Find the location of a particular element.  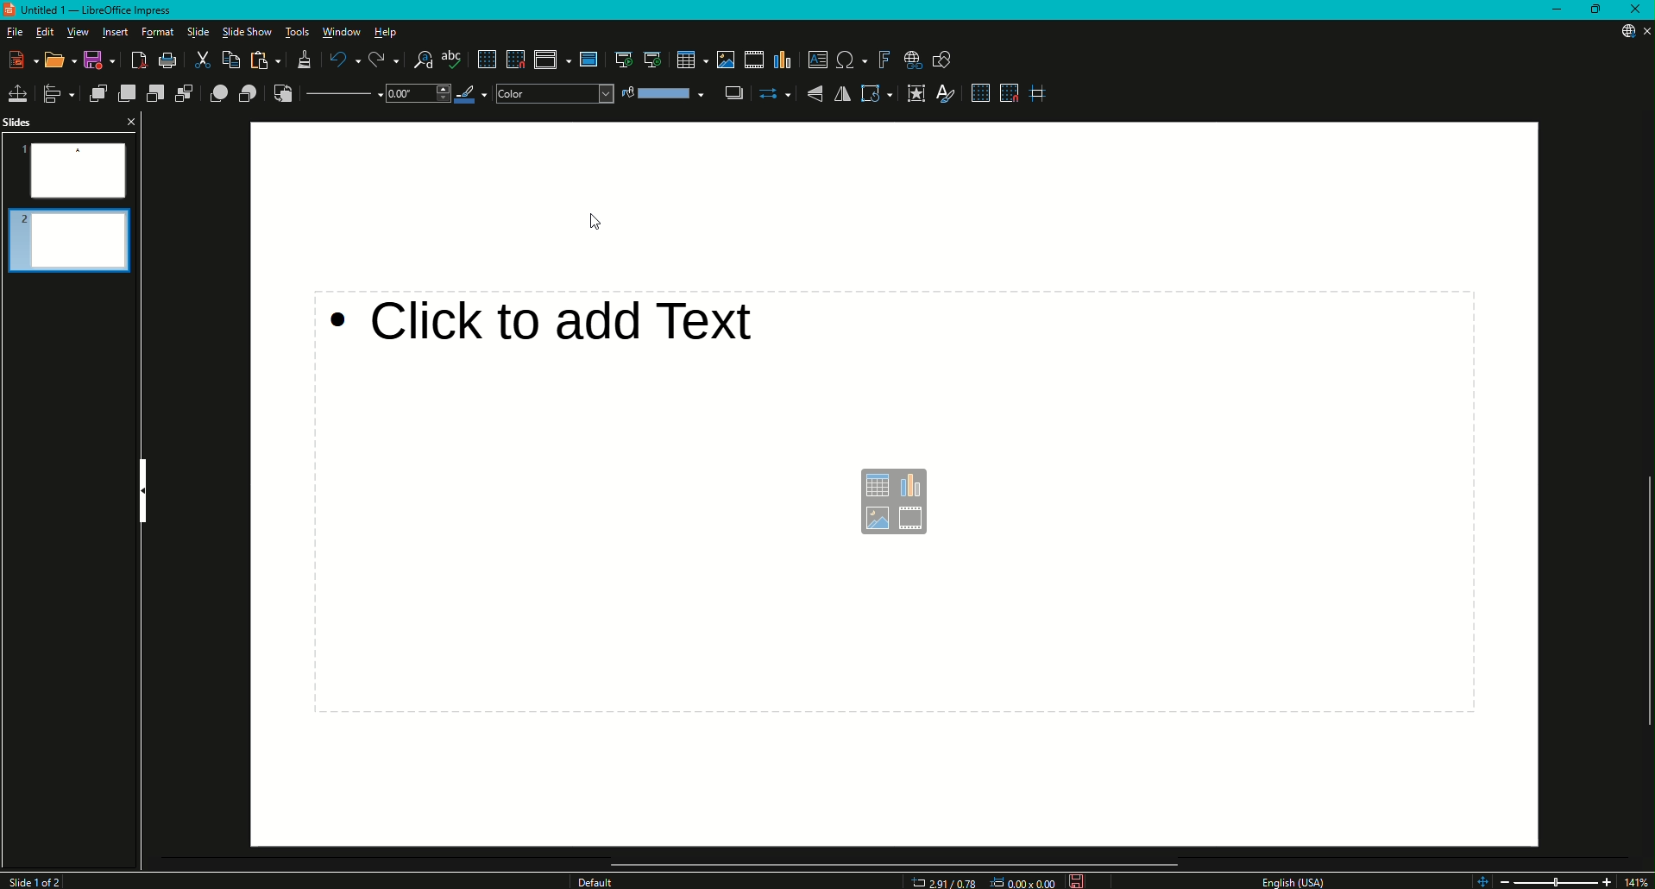

Insert Special Characters is located at coordinates (847, 59).